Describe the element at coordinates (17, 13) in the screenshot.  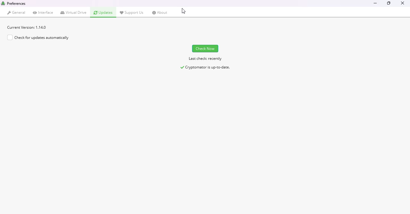
I see `general` at that location.